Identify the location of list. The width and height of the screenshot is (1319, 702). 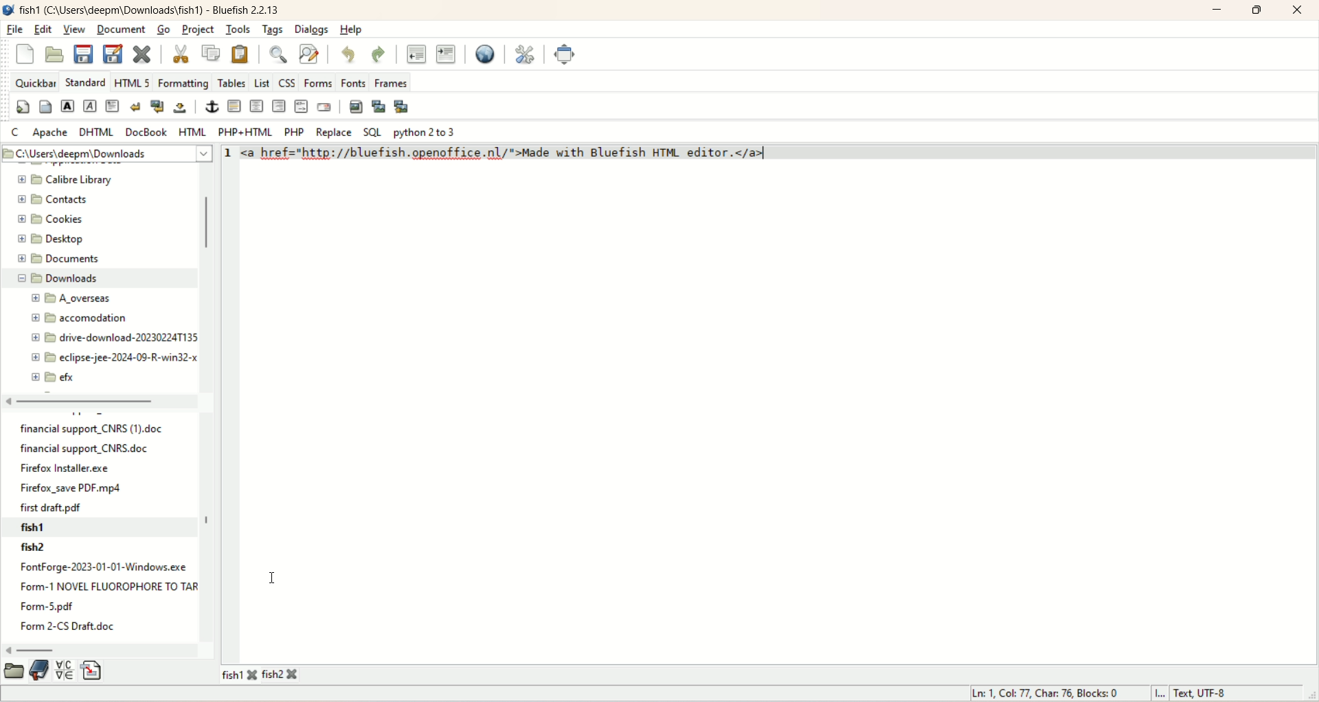
(262, 82).